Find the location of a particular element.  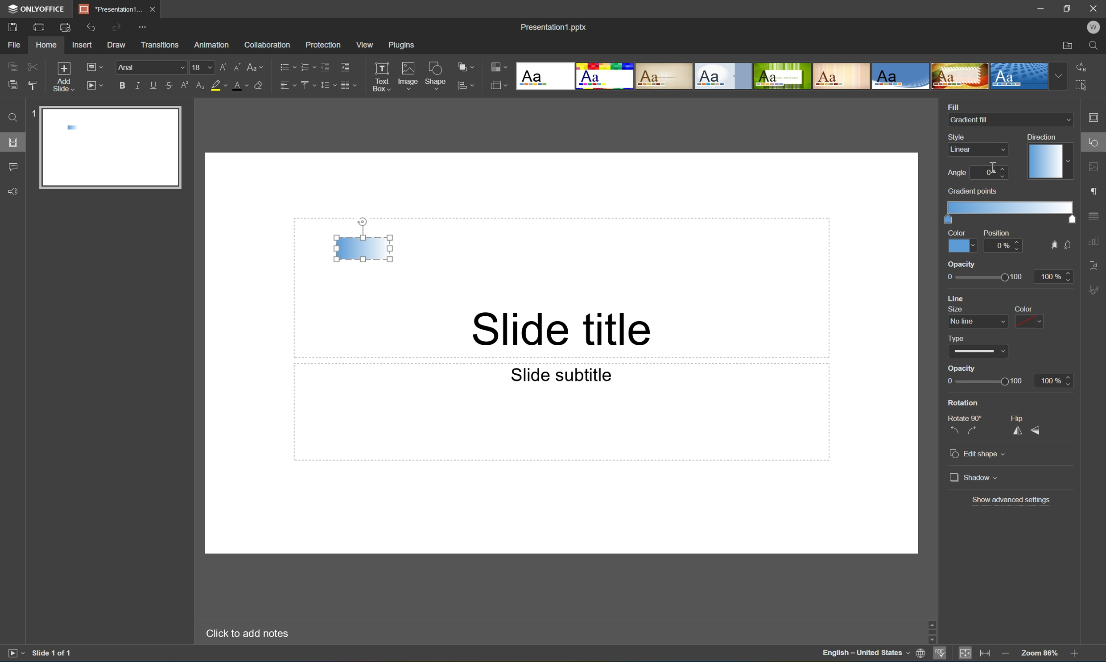

Bullets is located at coordinates (285, 66).